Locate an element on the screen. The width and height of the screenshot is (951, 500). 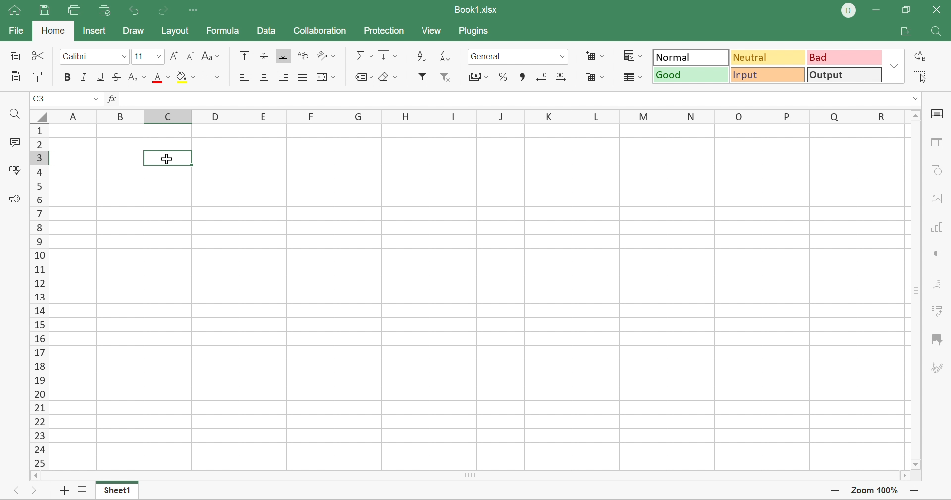
Strikethrough is located at coordinates (118, 79).